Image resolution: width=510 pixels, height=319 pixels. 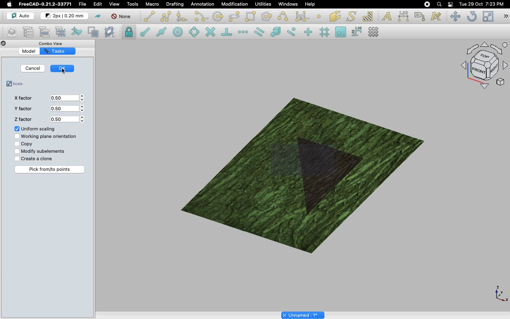 What do you see at coordinates (113, 4) in the screenshot?
I see `View` at bounding box center [113, 4].